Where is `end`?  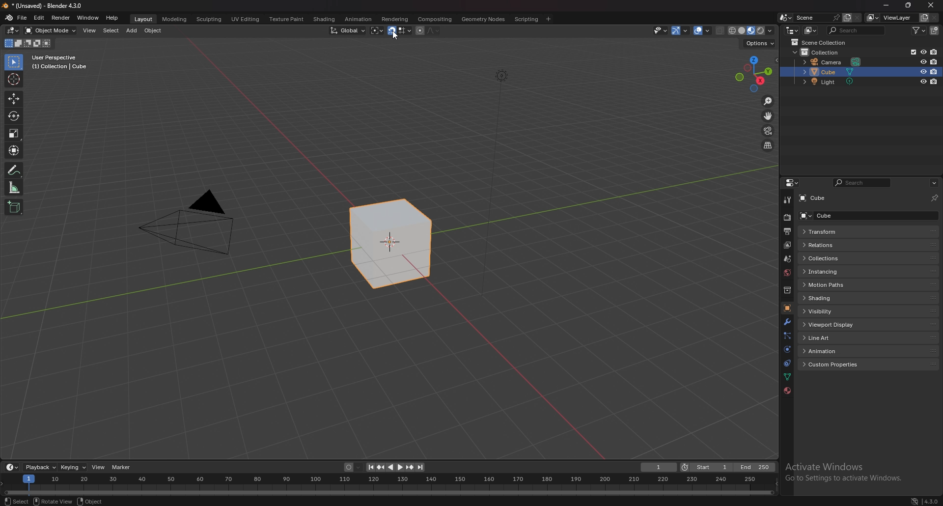
end is located at coordinates (753, 468).